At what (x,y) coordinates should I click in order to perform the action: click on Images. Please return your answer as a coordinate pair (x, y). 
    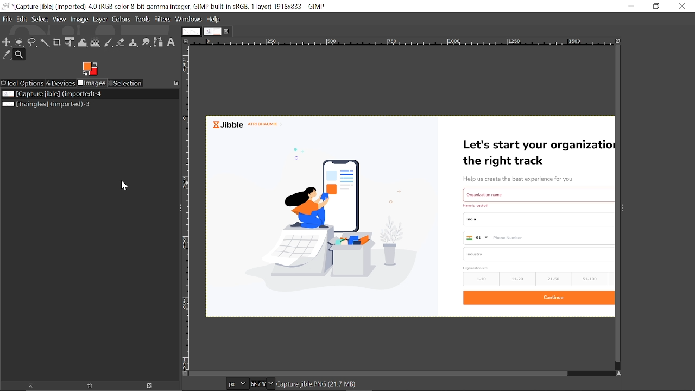
    Looking at the image, I should click on (92, 83).